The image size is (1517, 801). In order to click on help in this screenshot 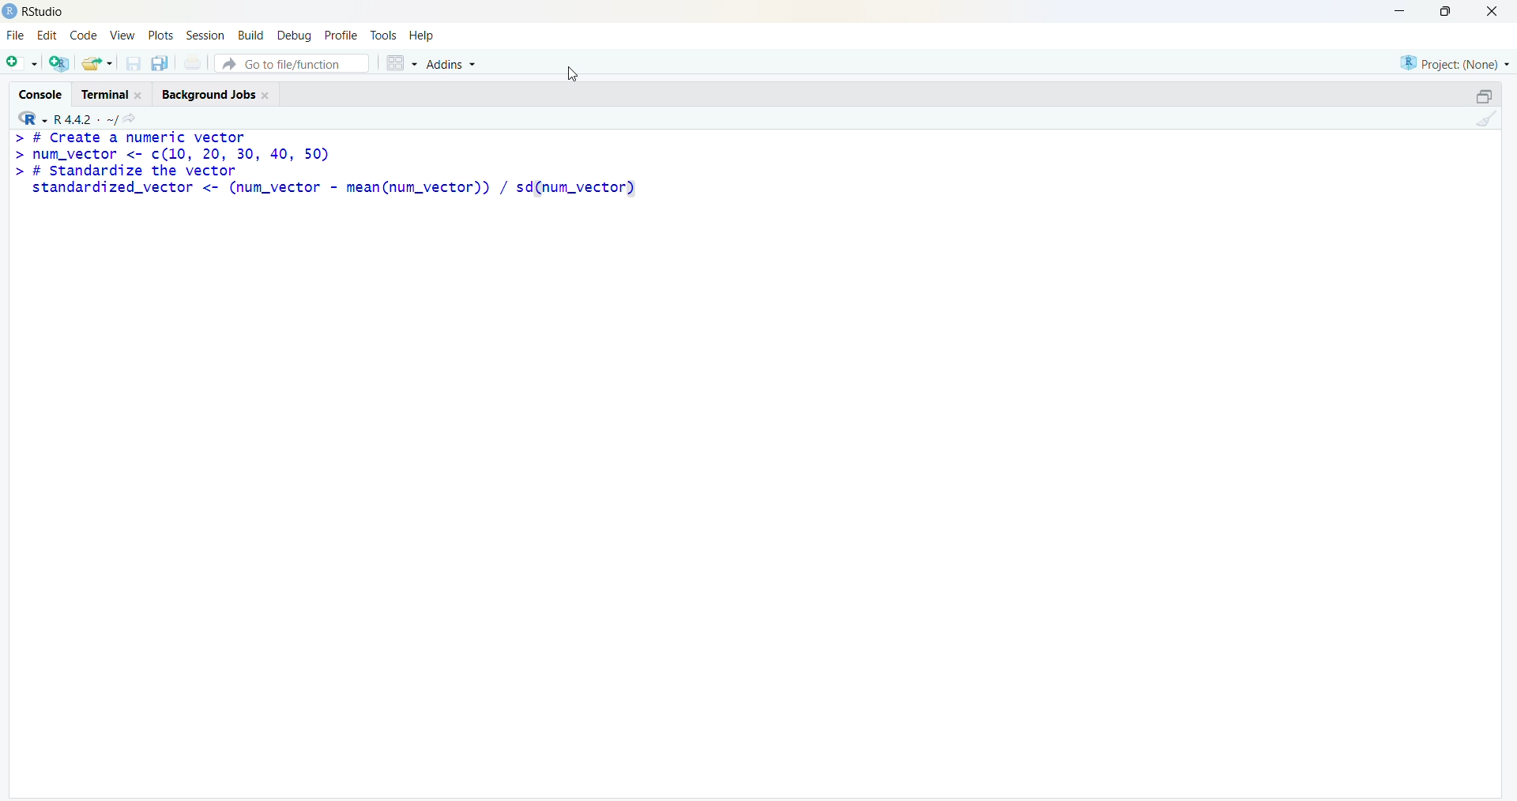, I will do `click(422, 36)`.